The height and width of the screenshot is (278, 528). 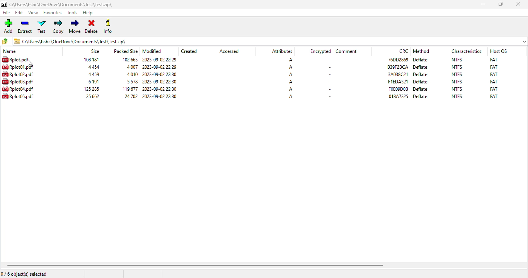 I want to click on FAT, so click(x=494, y=67).